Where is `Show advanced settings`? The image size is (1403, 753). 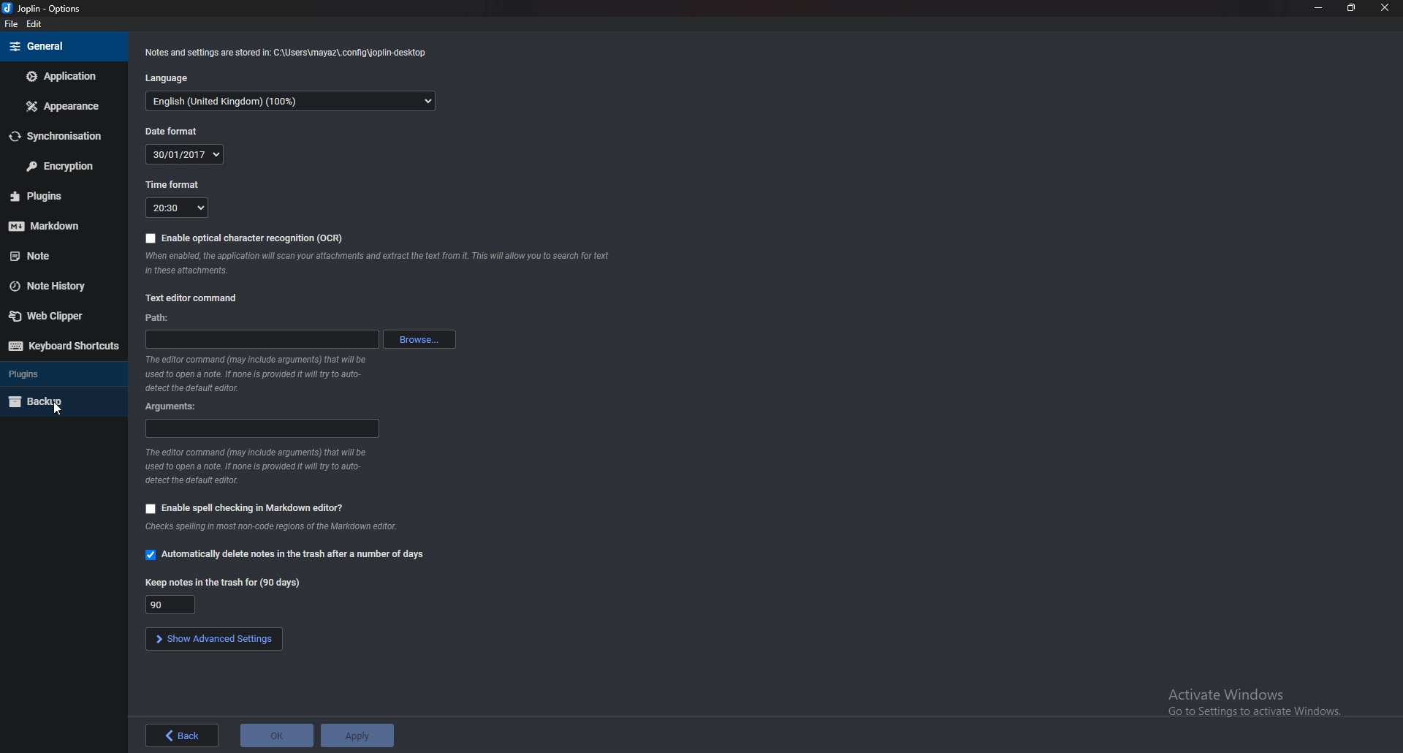 Show advanced settings is located at coordinates (213, 637).